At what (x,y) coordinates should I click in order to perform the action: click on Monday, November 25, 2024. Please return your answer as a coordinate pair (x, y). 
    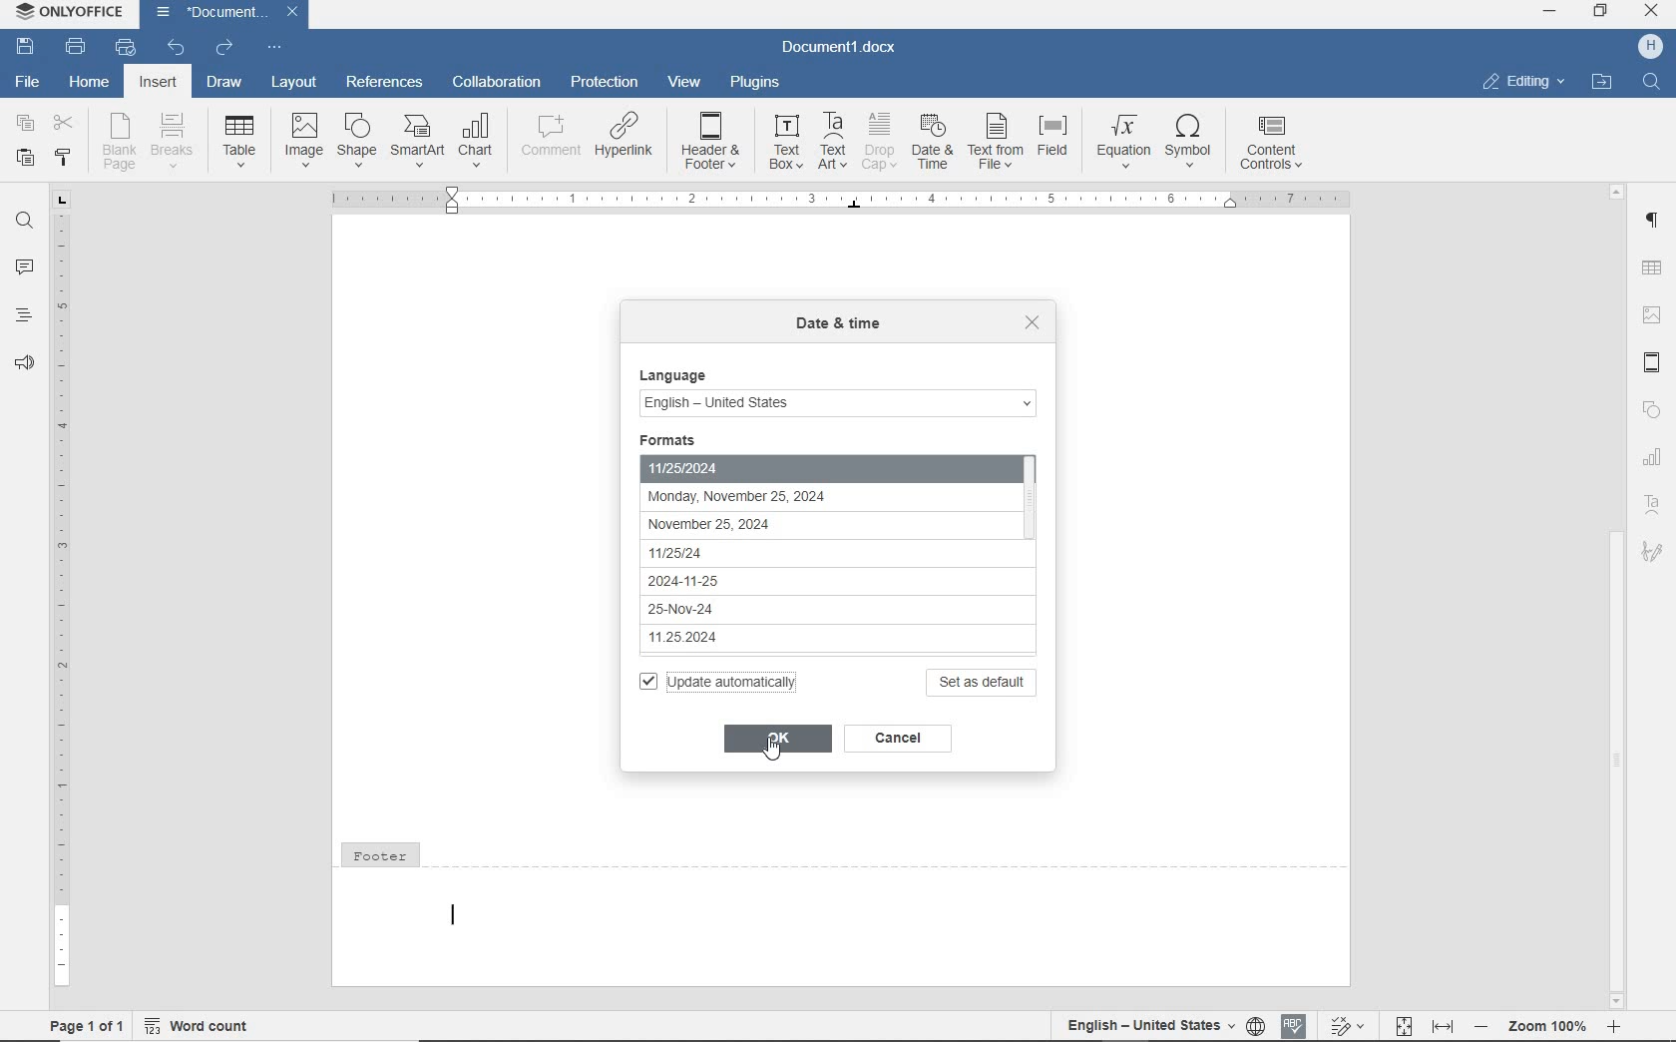
    Looking at the image, I should click on (774, 497).